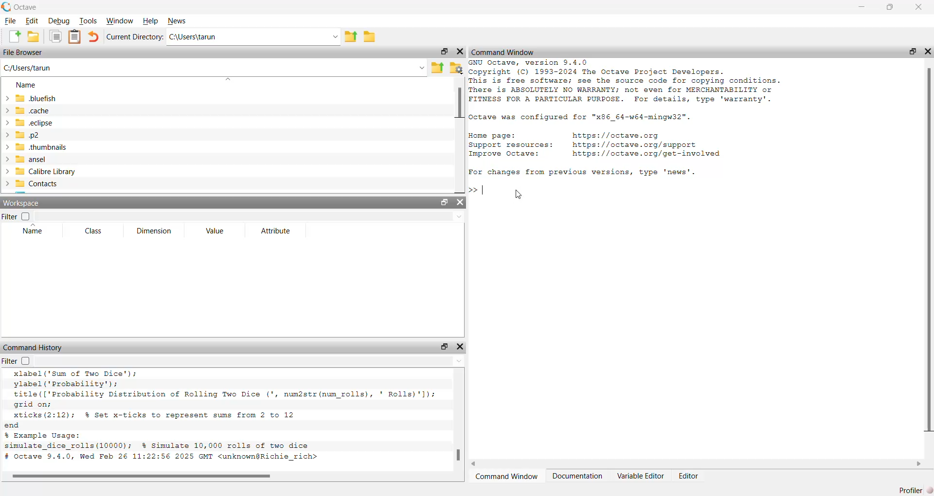 The image size is (934, 496). What do you see at coordinates (443, 346) in the screenshot?
I see `Maximize` at bounding box center [443, 346].